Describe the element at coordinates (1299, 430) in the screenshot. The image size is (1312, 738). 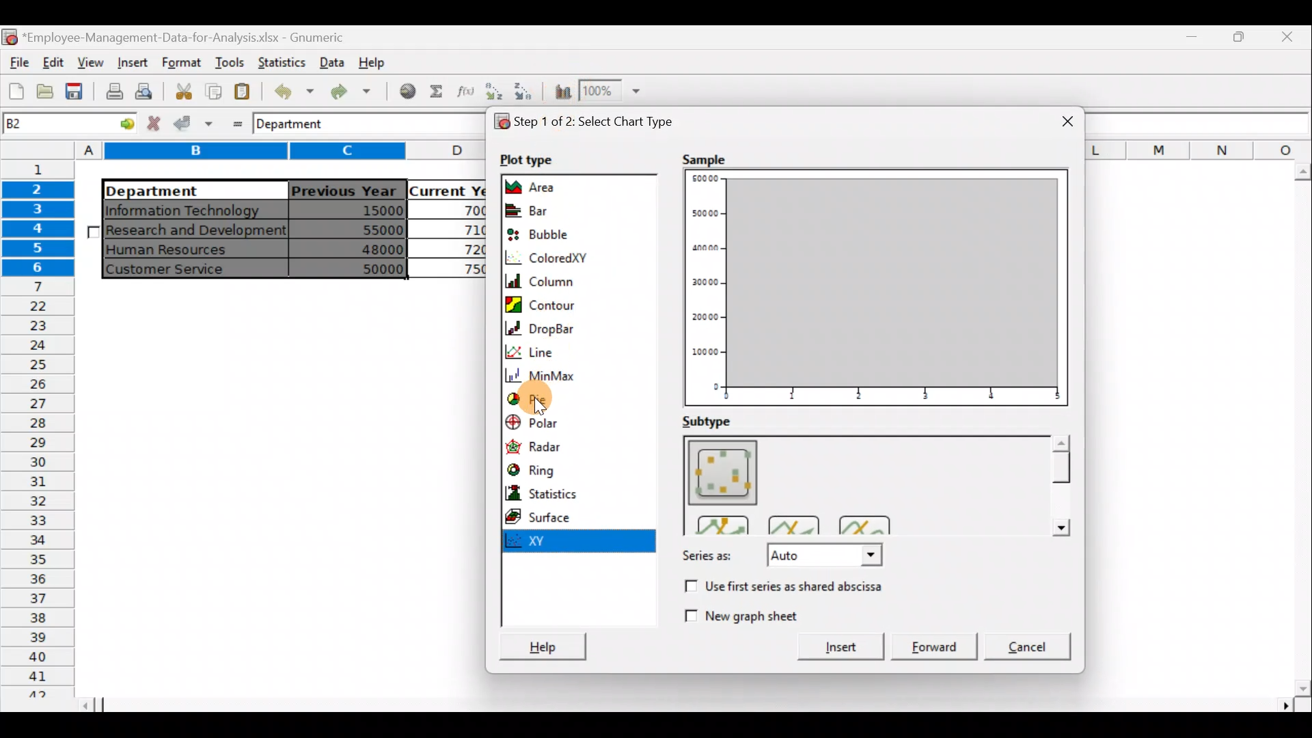
I see `Scroll bar` at that location.